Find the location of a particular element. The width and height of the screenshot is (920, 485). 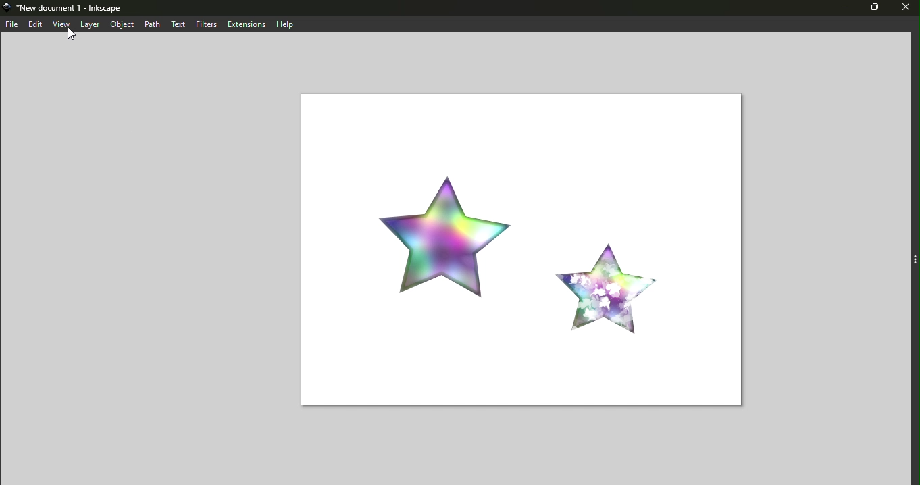

Cursor is located at coordinates (73, 37).